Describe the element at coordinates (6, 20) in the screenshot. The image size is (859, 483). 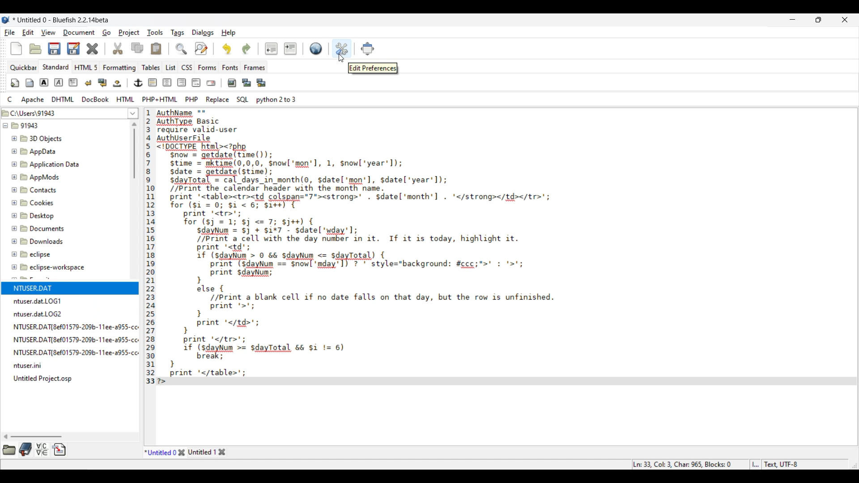
I see `Software logo` at that location.